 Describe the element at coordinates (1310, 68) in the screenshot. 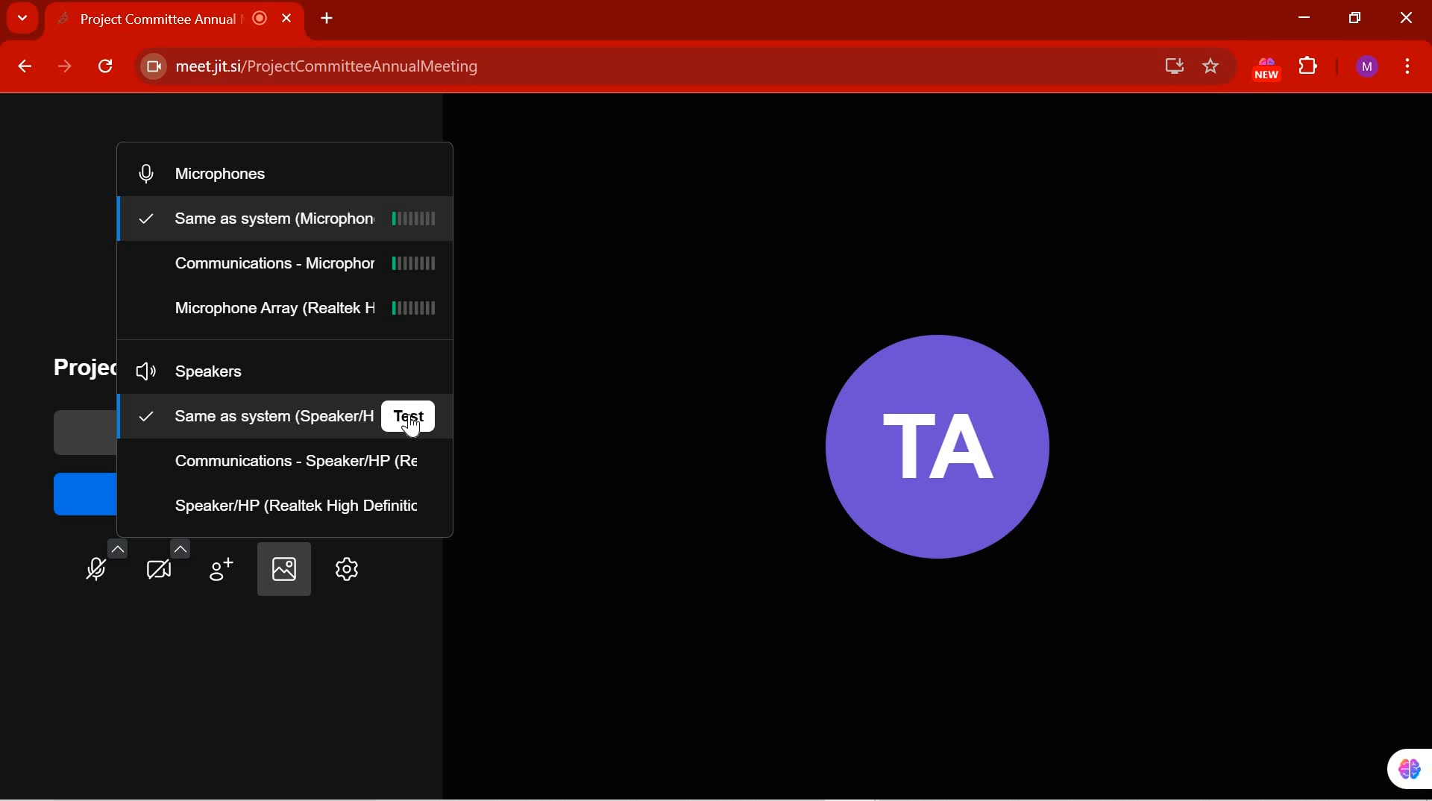

I see `EXTENSIONS` at that location.